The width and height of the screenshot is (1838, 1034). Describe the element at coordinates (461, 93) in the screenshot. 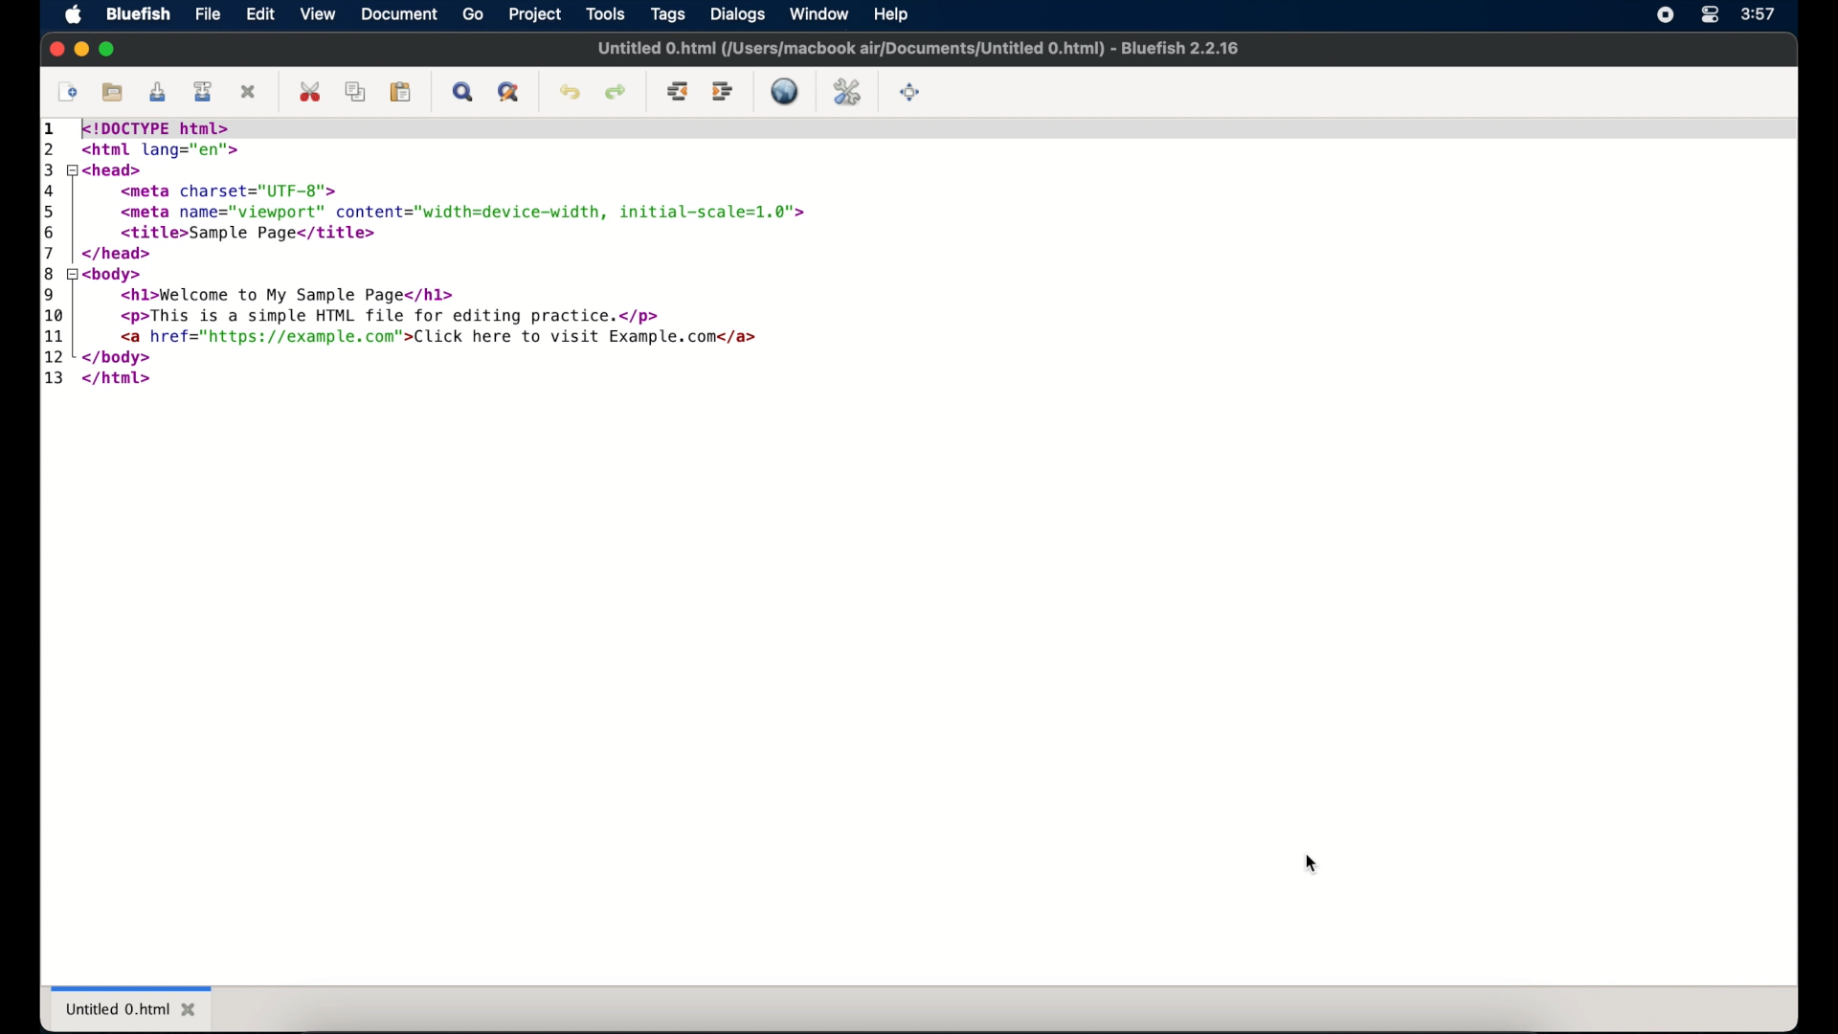

I see `show find bar` at that location.